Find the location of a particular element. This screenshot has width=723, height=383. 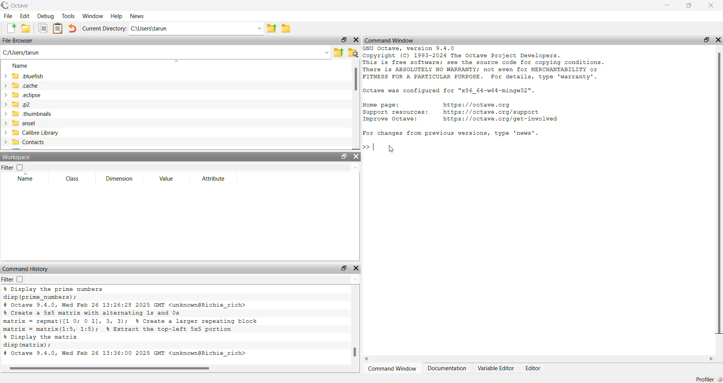

copy is located at coordinates (43, 29).